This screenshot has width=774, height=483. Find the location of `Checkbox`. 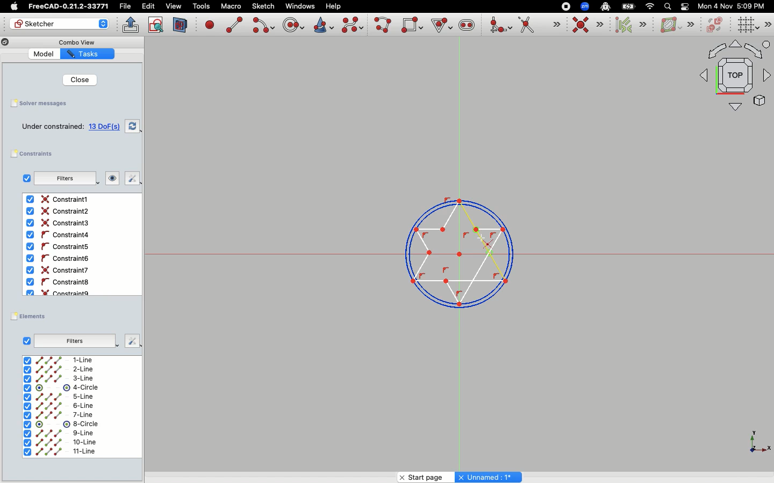

Checkbox is located at coordinates (24, 178).